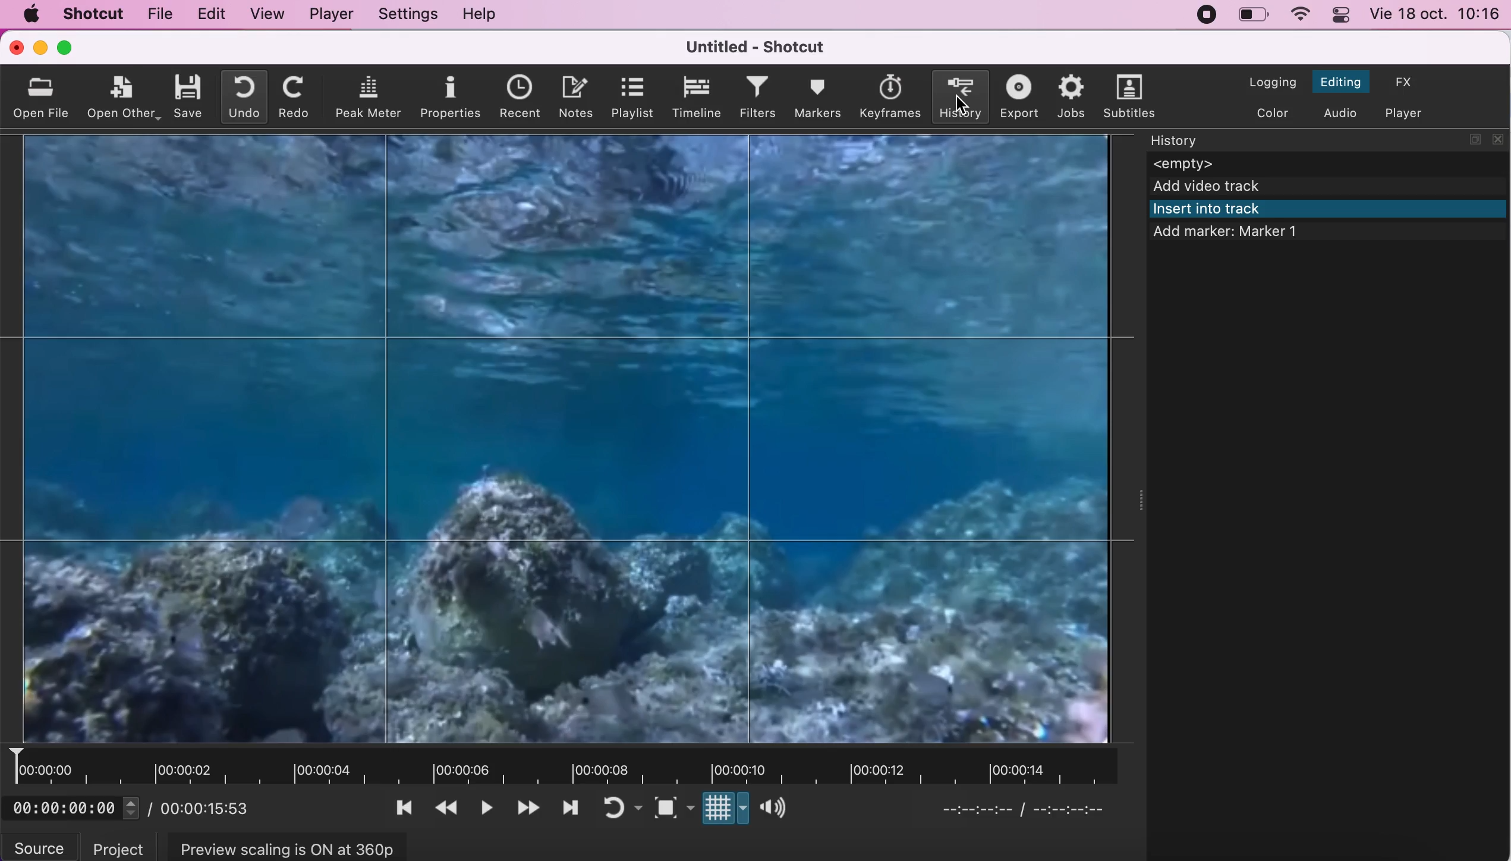 Image resolution: width=1511 pixels, height=861 pixels. I want to click on maximize panel, so click(1474, 139).